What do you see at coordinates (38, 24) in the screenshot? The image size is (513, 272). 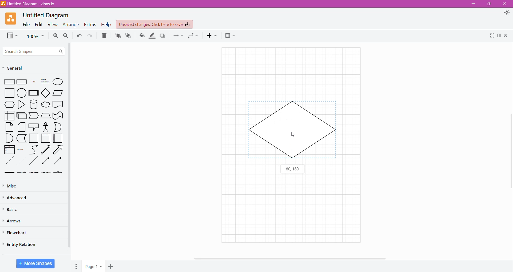 I see `Edit` at bounding box center [38, 24].